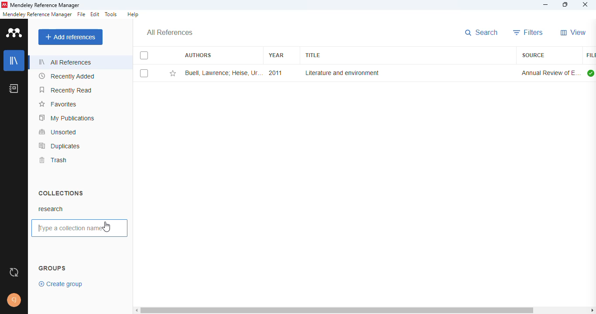 The height and width of the screenshot is (314, 596). Describe the element at coordinates (528, 32) in the screenshot. I see `filters` at that location.